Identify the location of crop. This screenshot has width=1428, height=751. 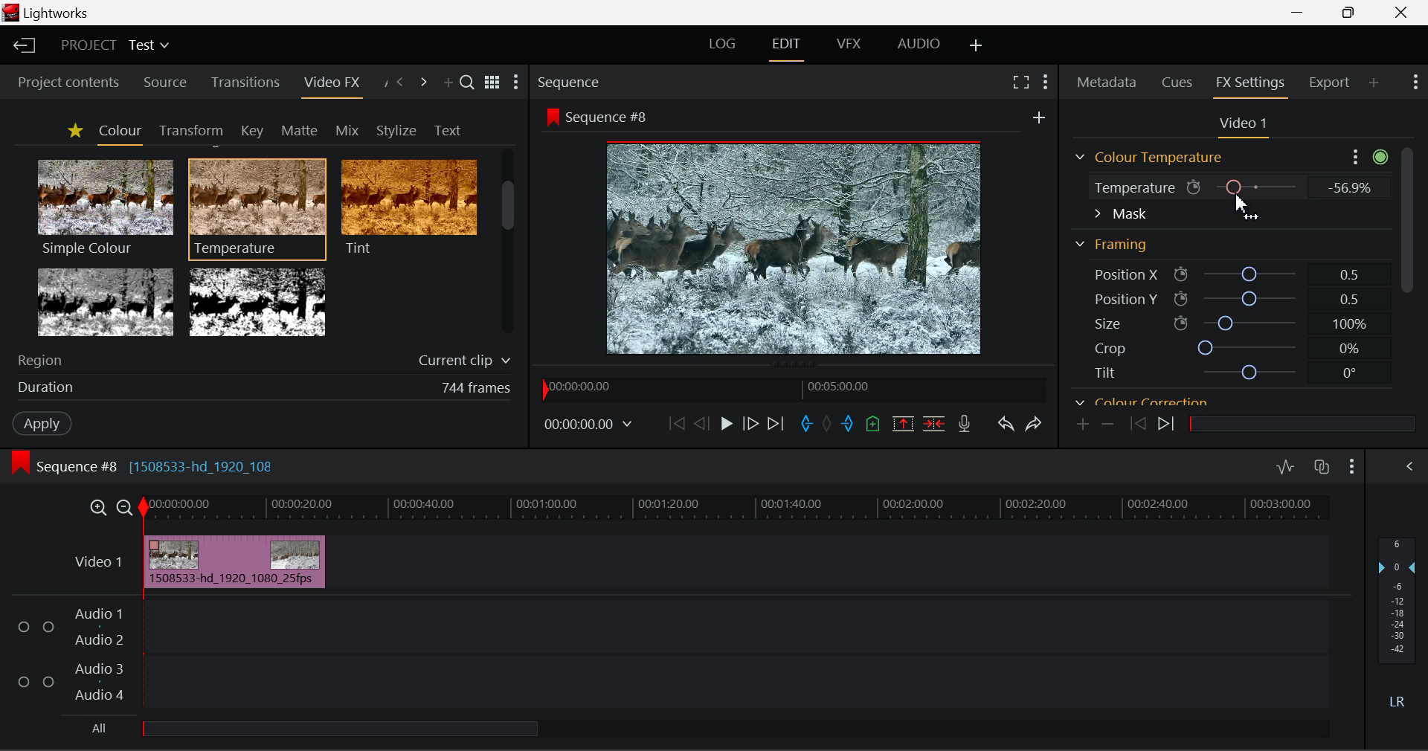
(1249, 347).